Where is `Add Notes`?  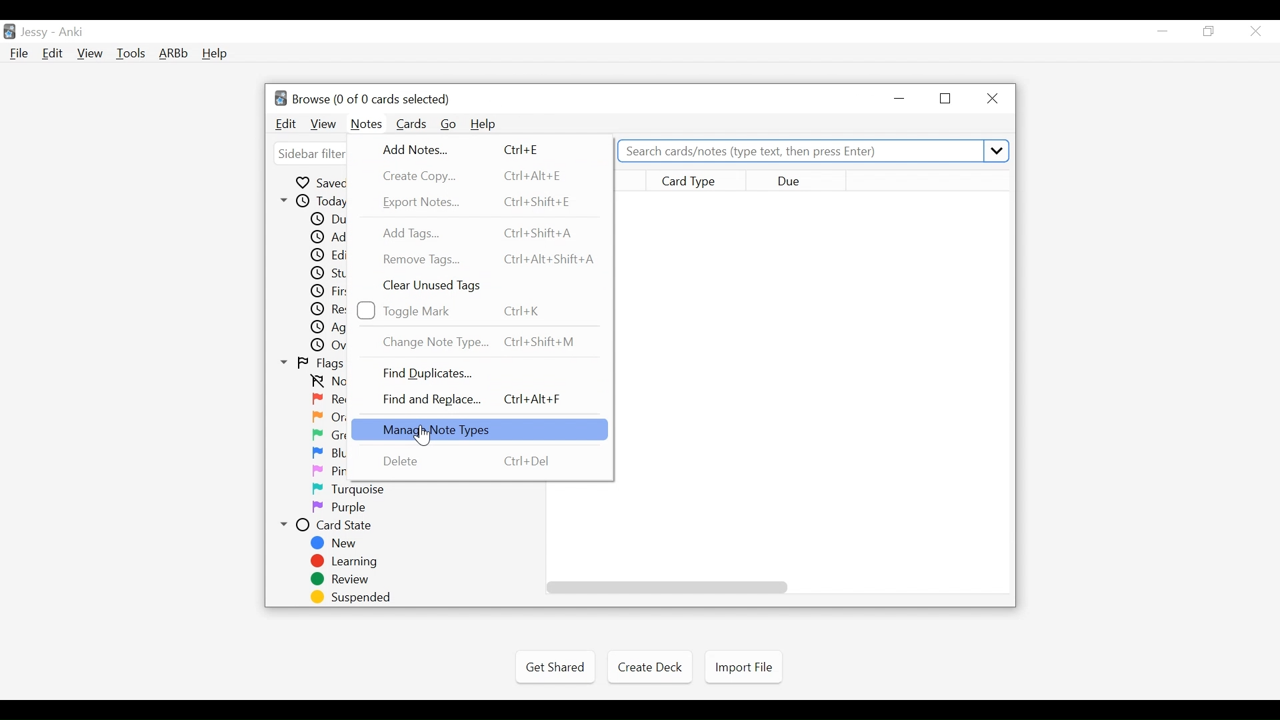
Add Notes is located at coordinates (462, 149).